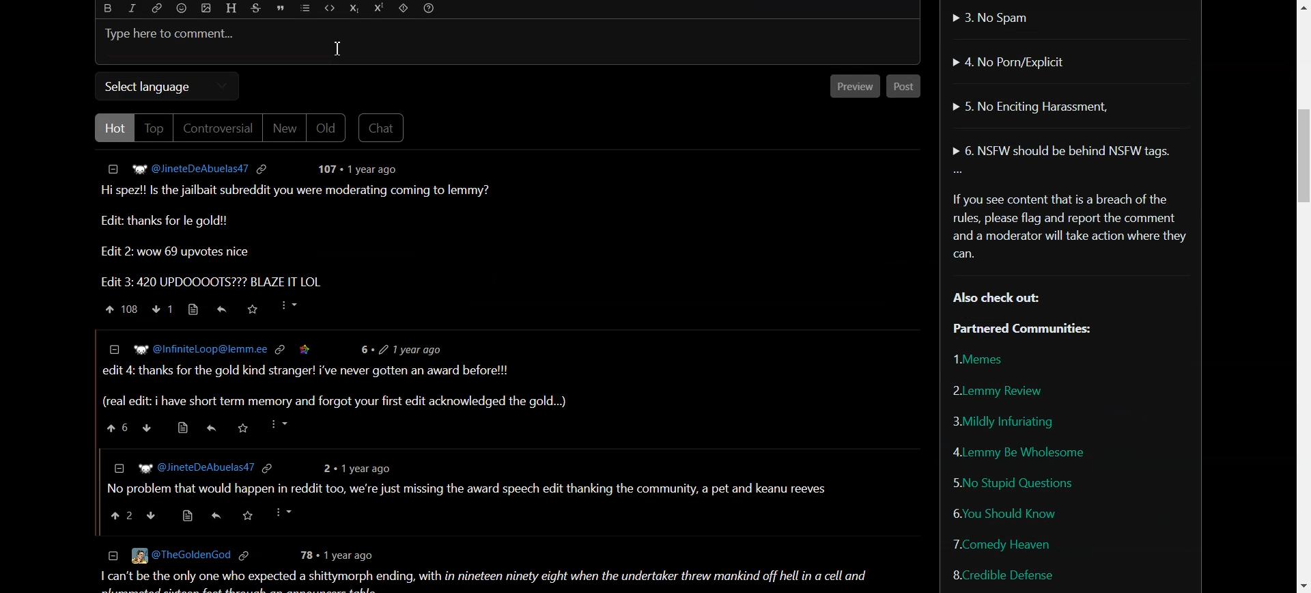 Image resolution: width=1311 pixels, height=593 pixels. I want to click on More, so click(959, 172).